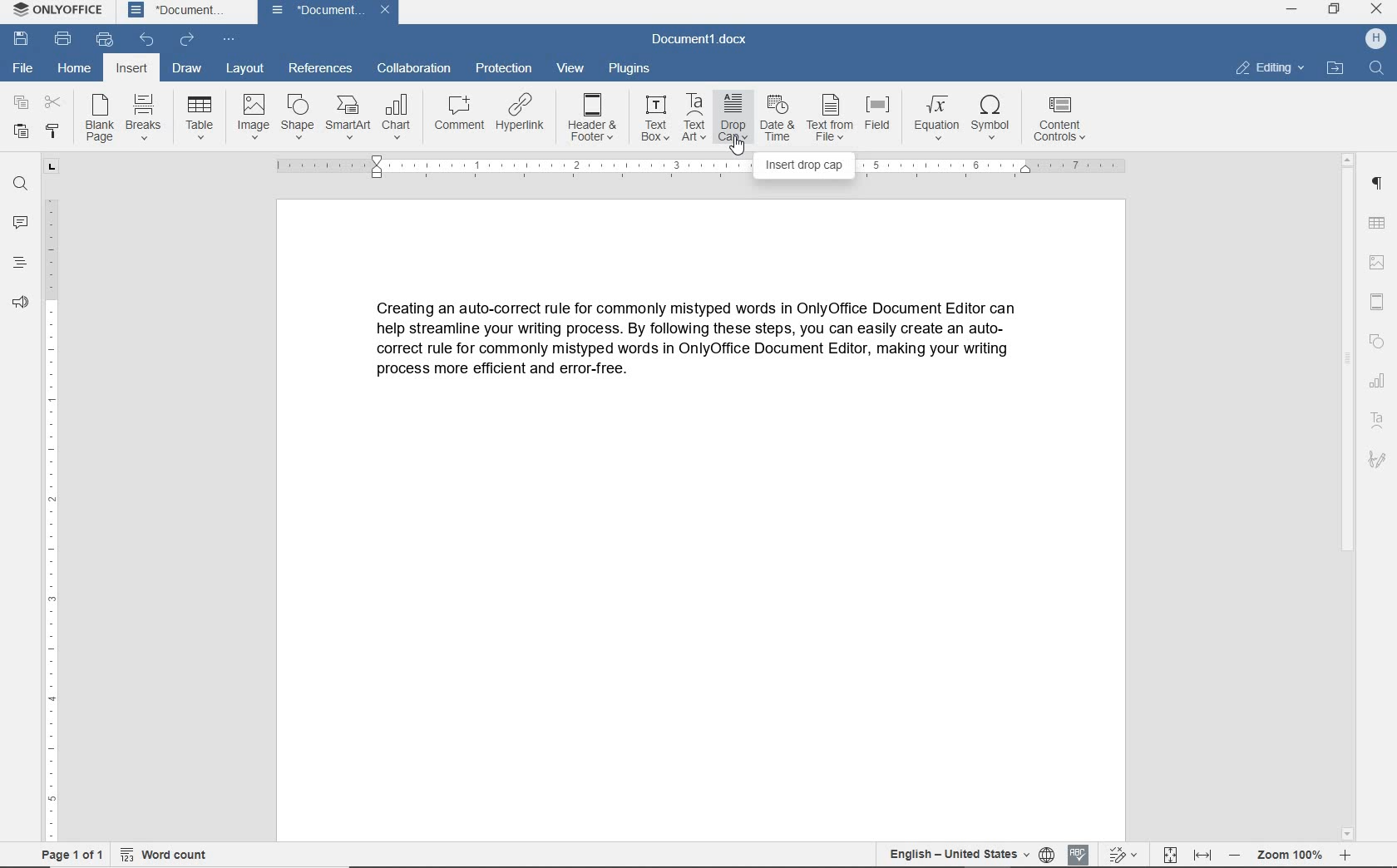 This screenshot has width=1397, height=868. I want to click on symbol, so click(995, 121).